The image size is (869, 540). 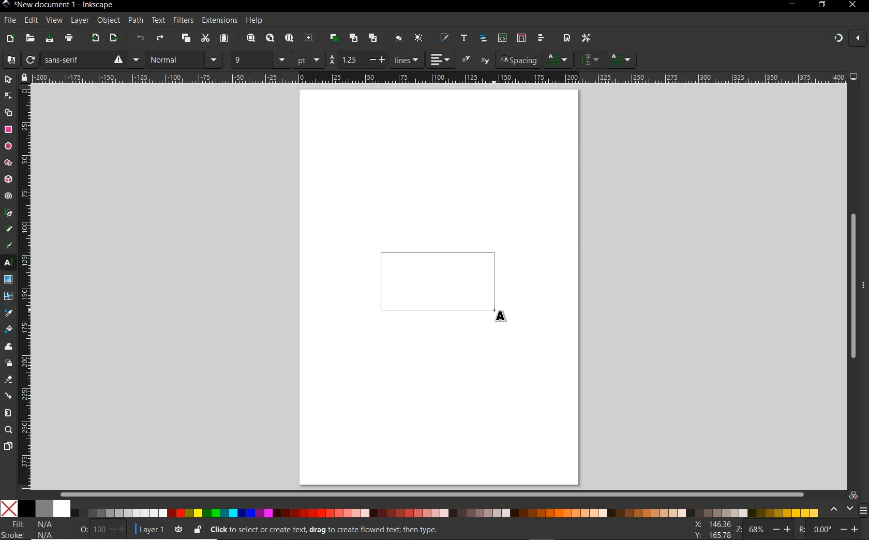 What do you see at coordinates (23, 77) in the screenshot?
I see `lock` at bounding box center [23, 77].